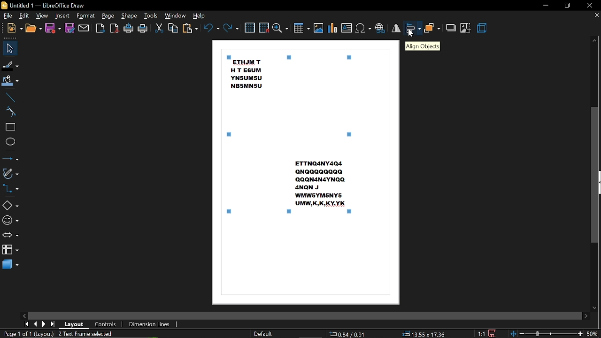 The width and height of the screenshot is (601, 338). What do you see at coordinates (90, 334) in the screenshot?
I see `2 text frame selected` at bounding box center [90, 334].